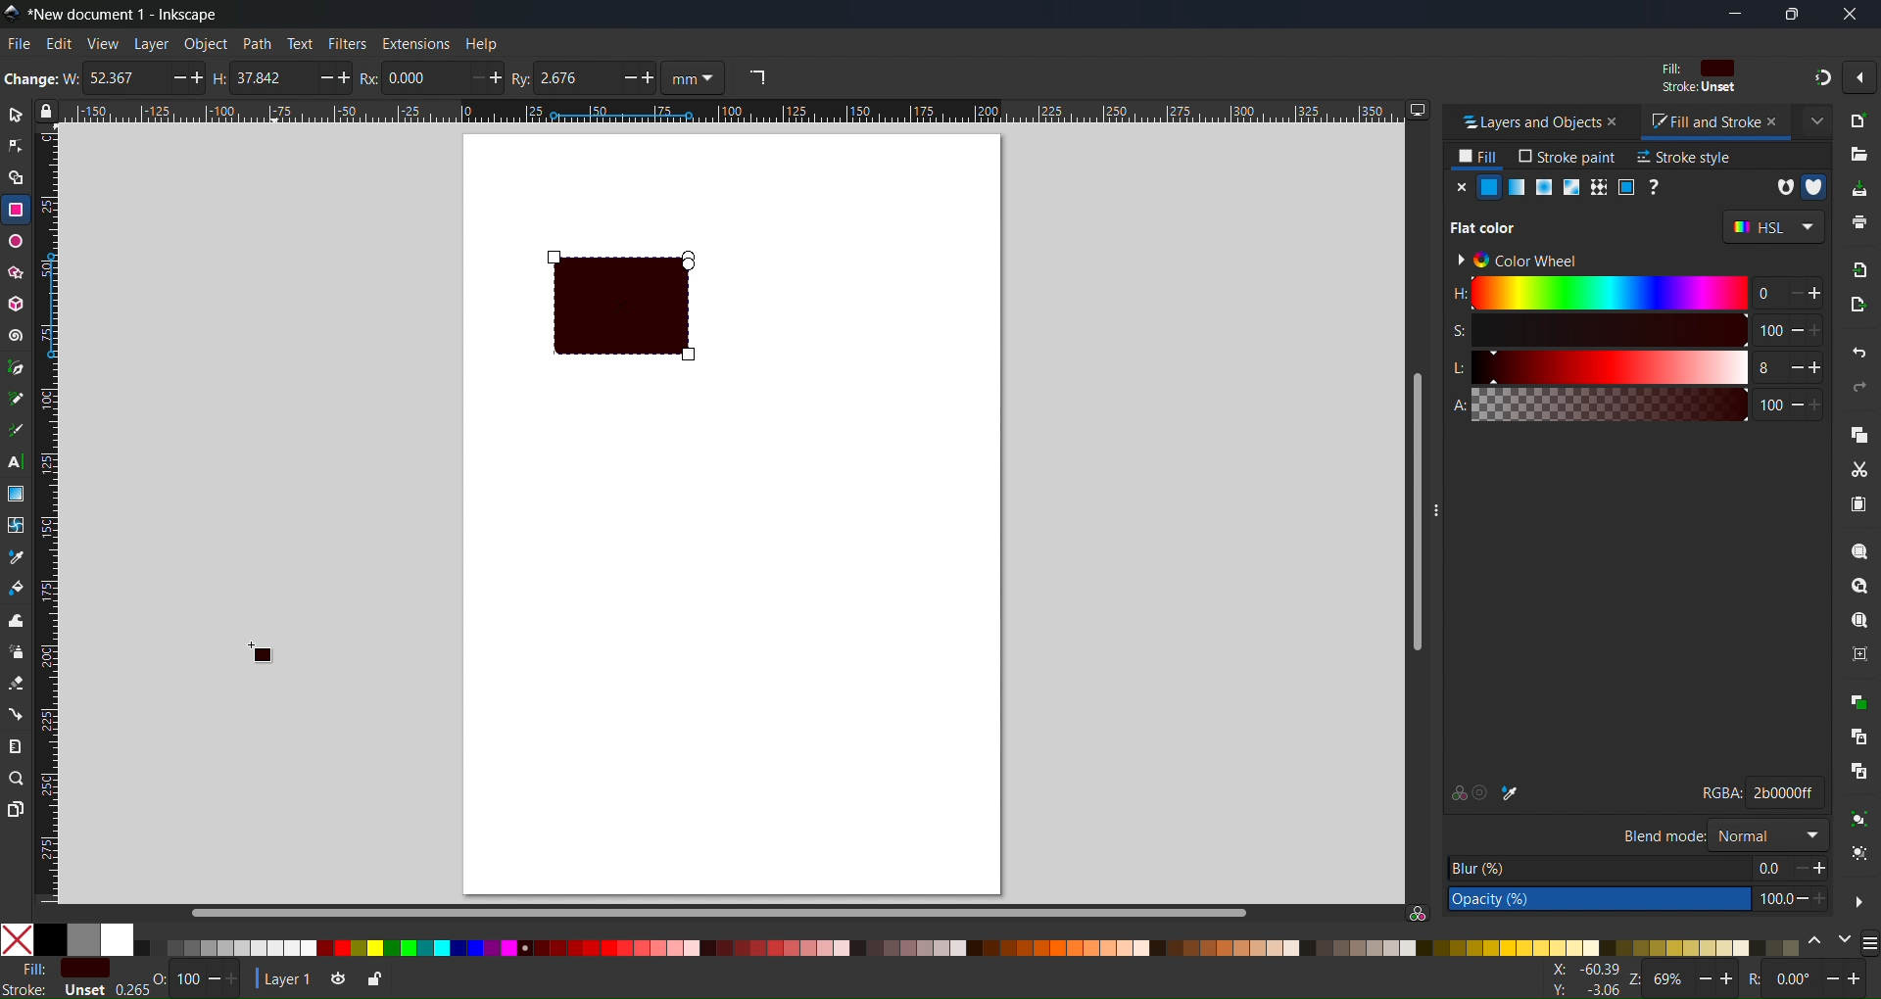 Image resolution: width=1881 pixels, height=999 pixels. Describe the element at coordinates (498, 77) in the screenshot. I see `Maximize the radius` at that location.